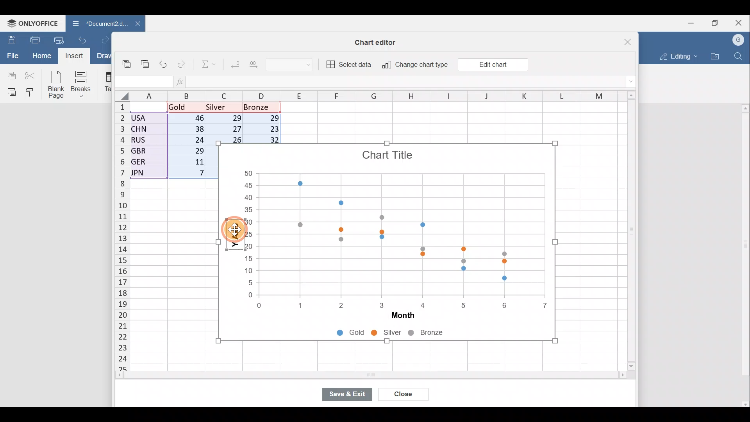  What do you see at coordinates (407, 82) in the screenshot?
I see `Formula bar` at bounding box center [407, 82].